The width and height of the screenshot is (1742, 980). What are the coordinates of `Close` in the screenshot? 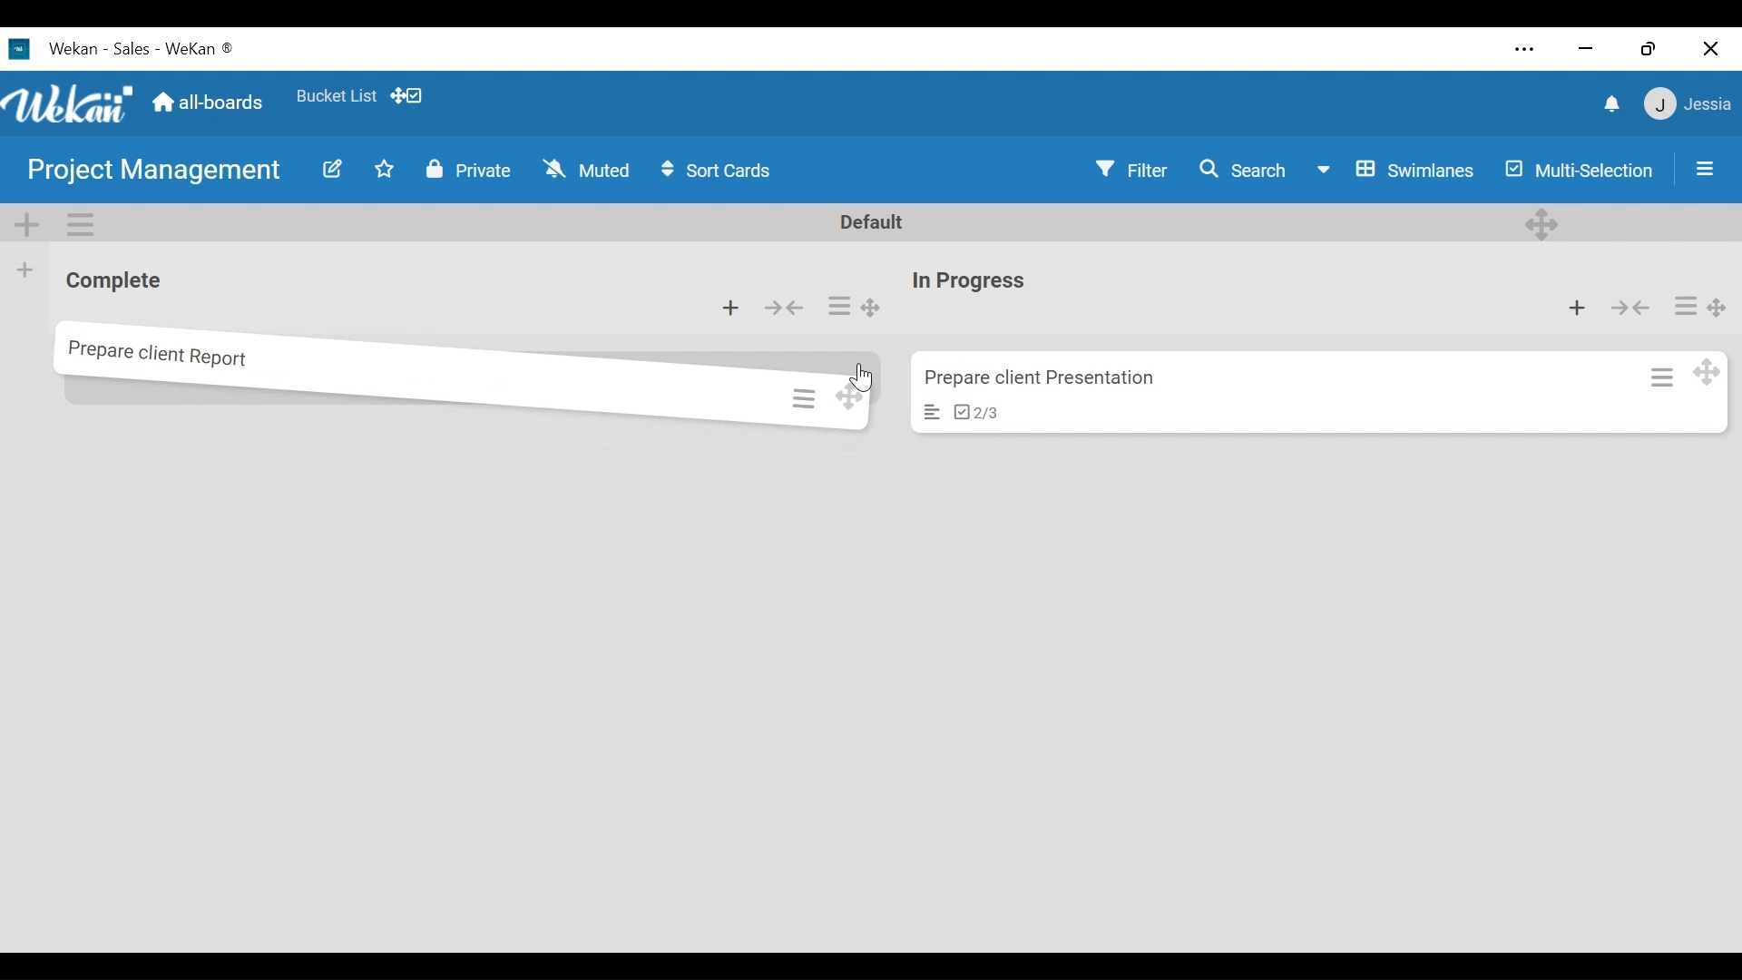 It's located at (1712, 47).